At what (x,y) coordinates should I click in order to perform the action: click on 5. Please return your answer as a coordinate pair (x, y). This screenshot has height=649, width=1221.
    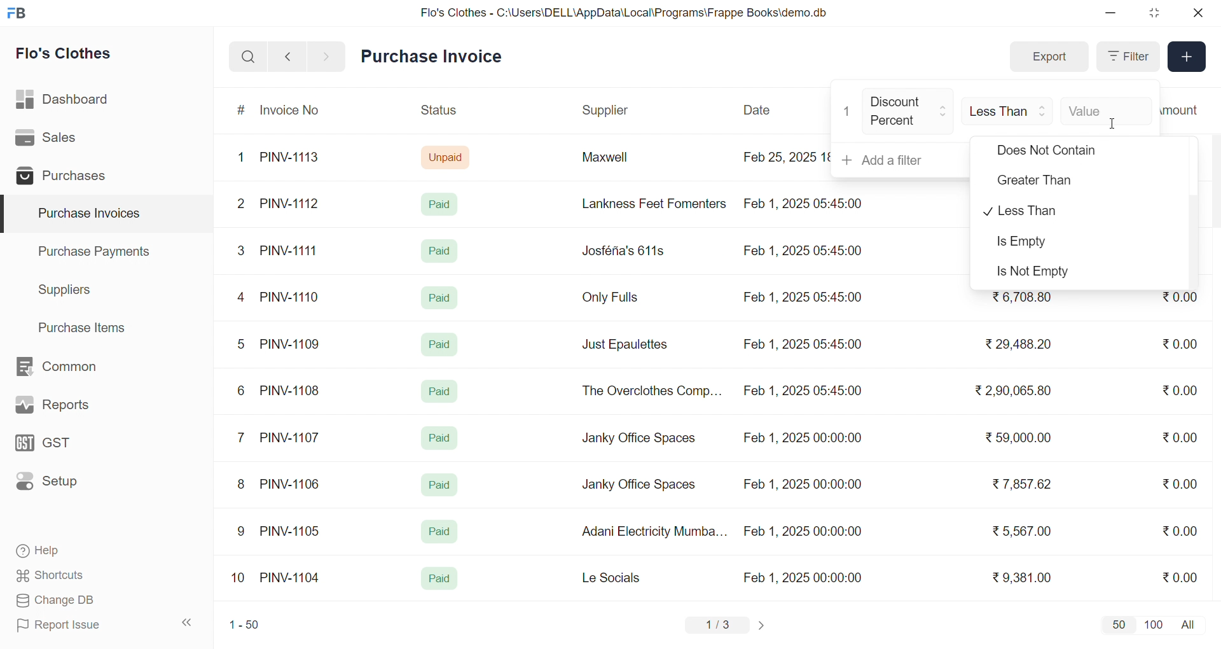
    Looking at the image, I should click on (240, 344).